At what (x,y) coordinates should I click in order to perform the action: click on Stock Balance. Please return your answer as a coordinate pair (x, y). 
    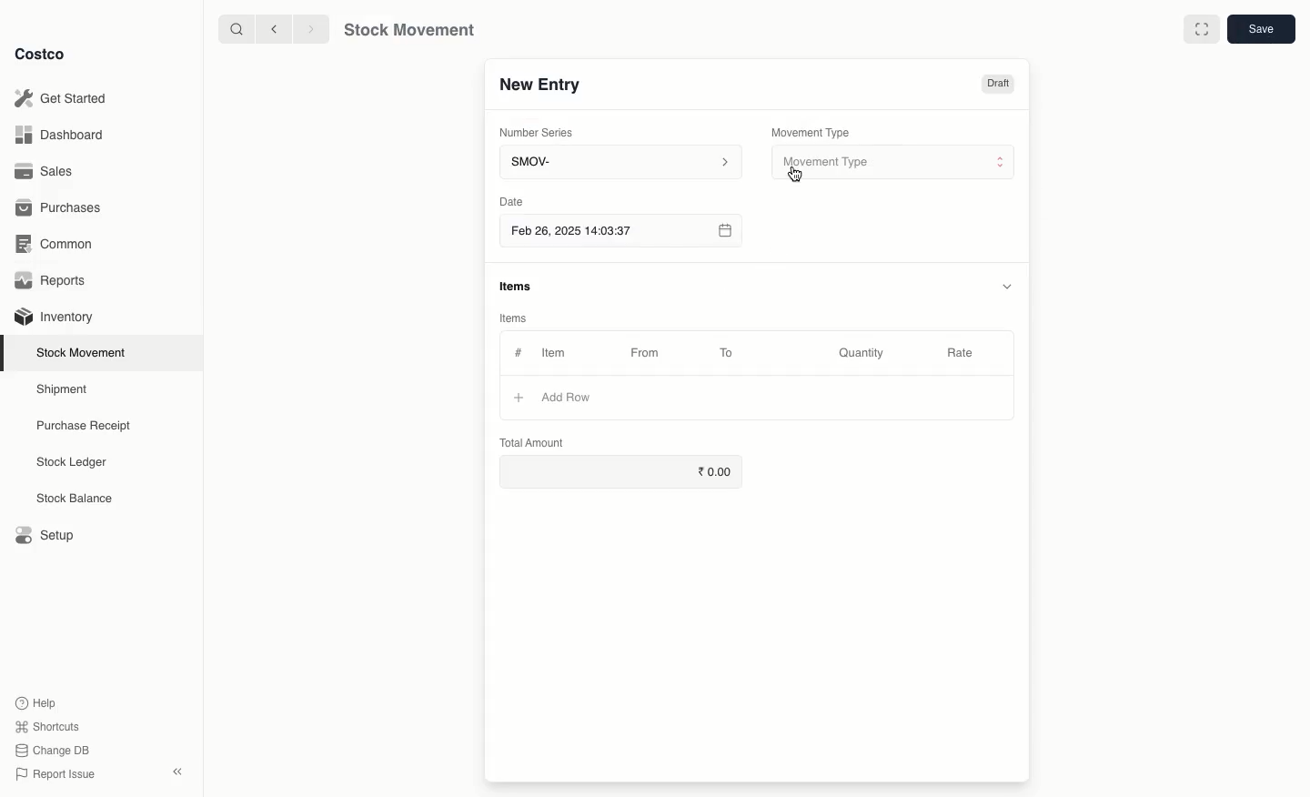
    Looking at the image, I should click on (76, 499).